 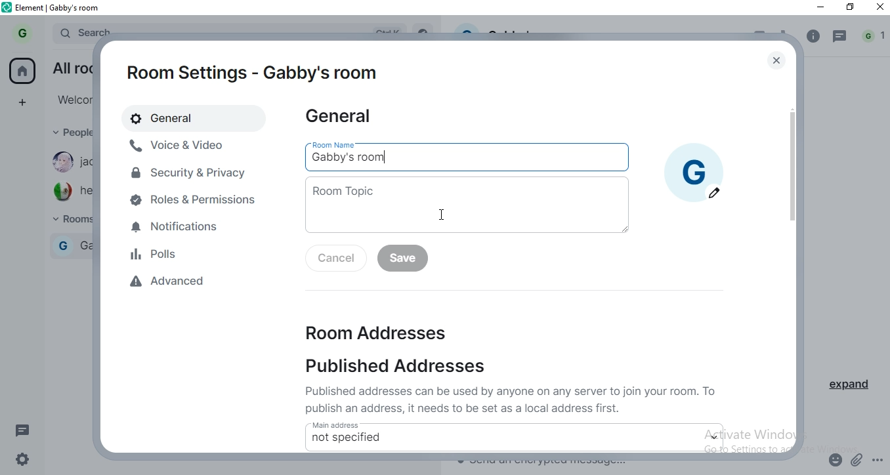 What do you see at coordinates (26, 102) in the screenshot?
I see `add space` at bounding box center [26, 102].